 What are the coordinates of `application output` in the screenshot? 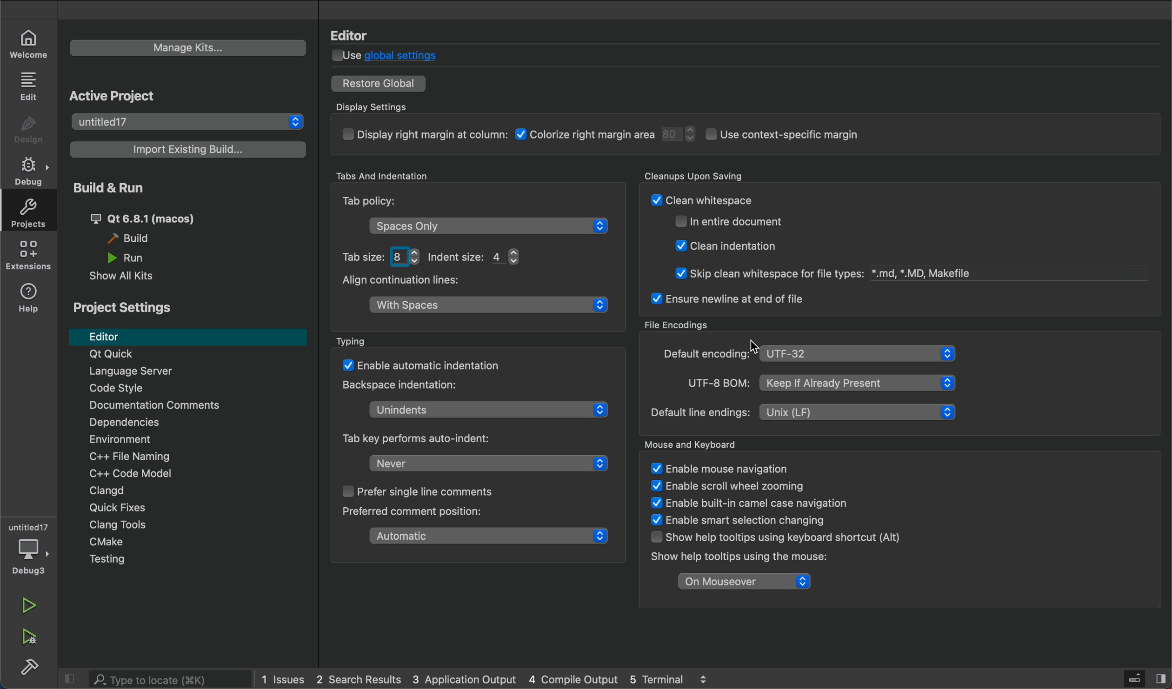 It's located at (464, 677).